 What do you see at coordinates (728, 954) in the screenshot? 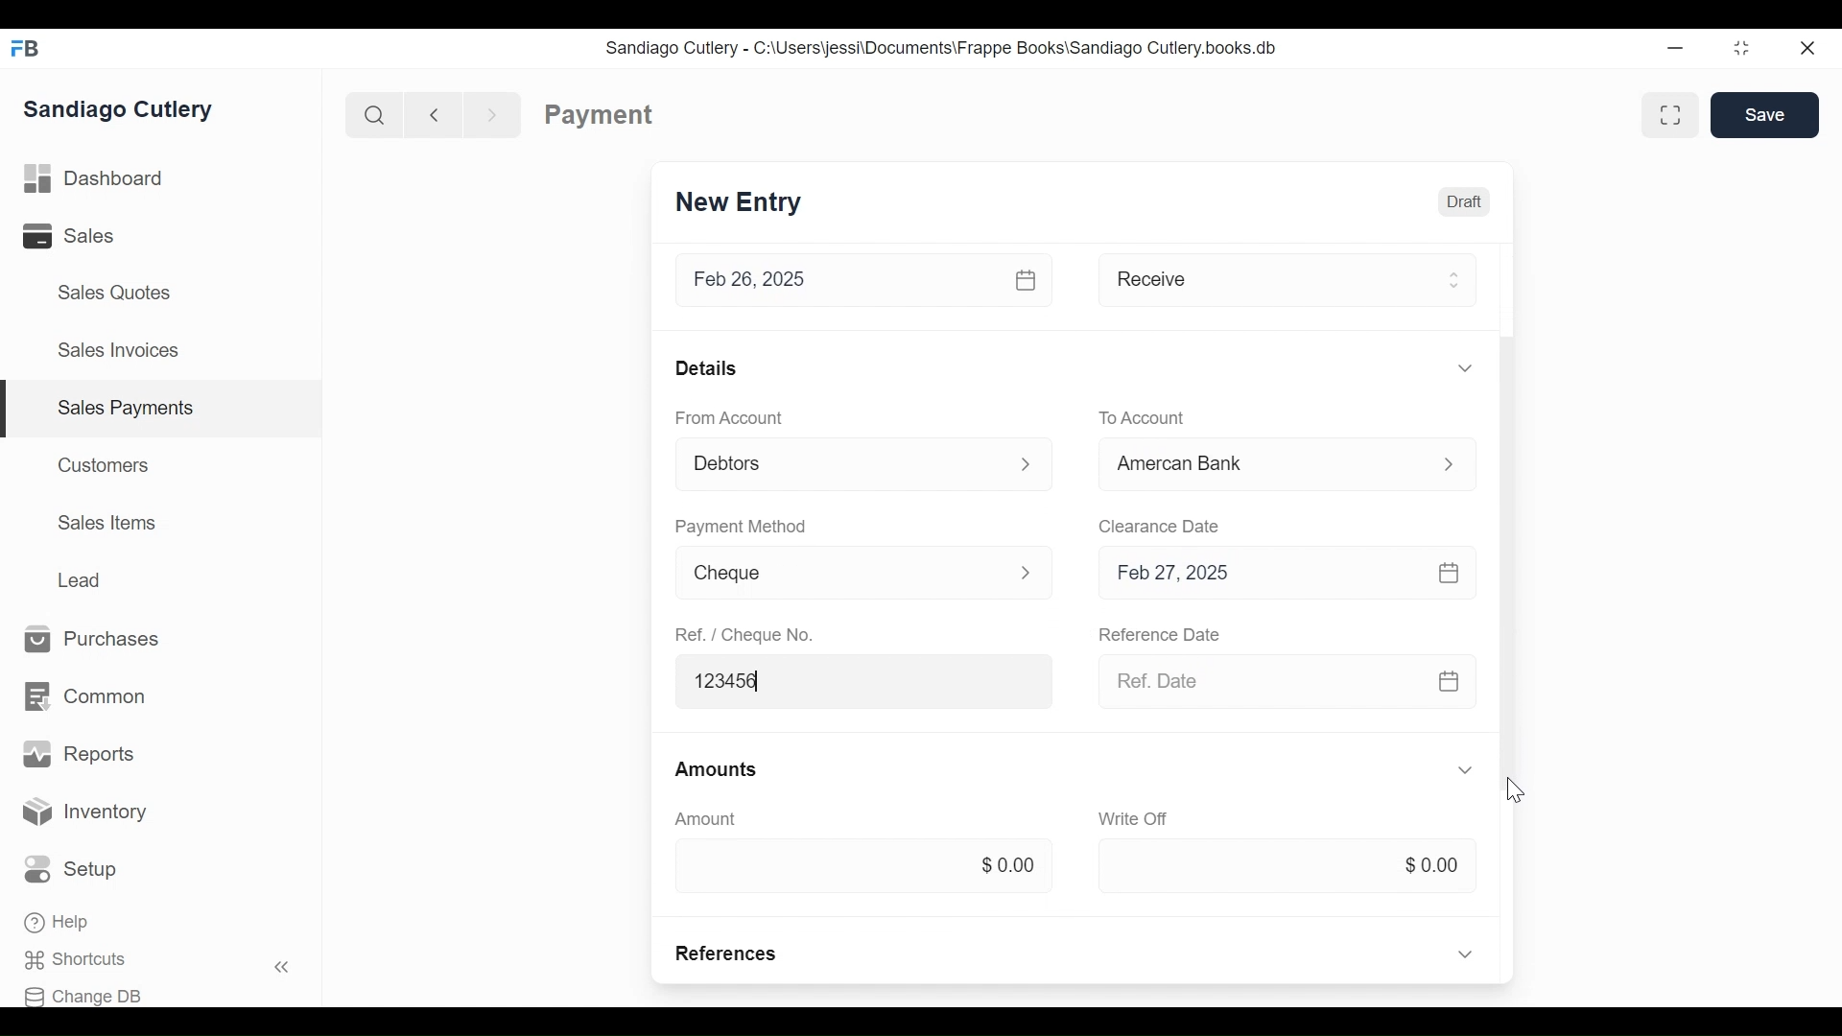
I see `References` at bounding box center [728, 954].